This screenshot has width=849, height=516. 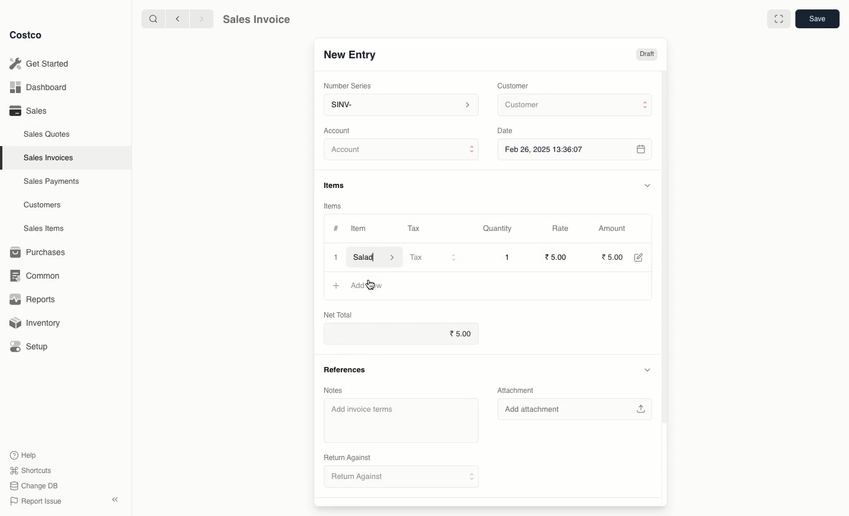 I want to click on Notes, so click(x=332, y=391).